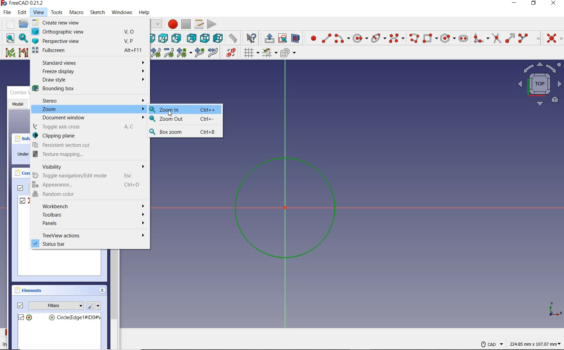  I want to click on fit all, so click(9, 38).